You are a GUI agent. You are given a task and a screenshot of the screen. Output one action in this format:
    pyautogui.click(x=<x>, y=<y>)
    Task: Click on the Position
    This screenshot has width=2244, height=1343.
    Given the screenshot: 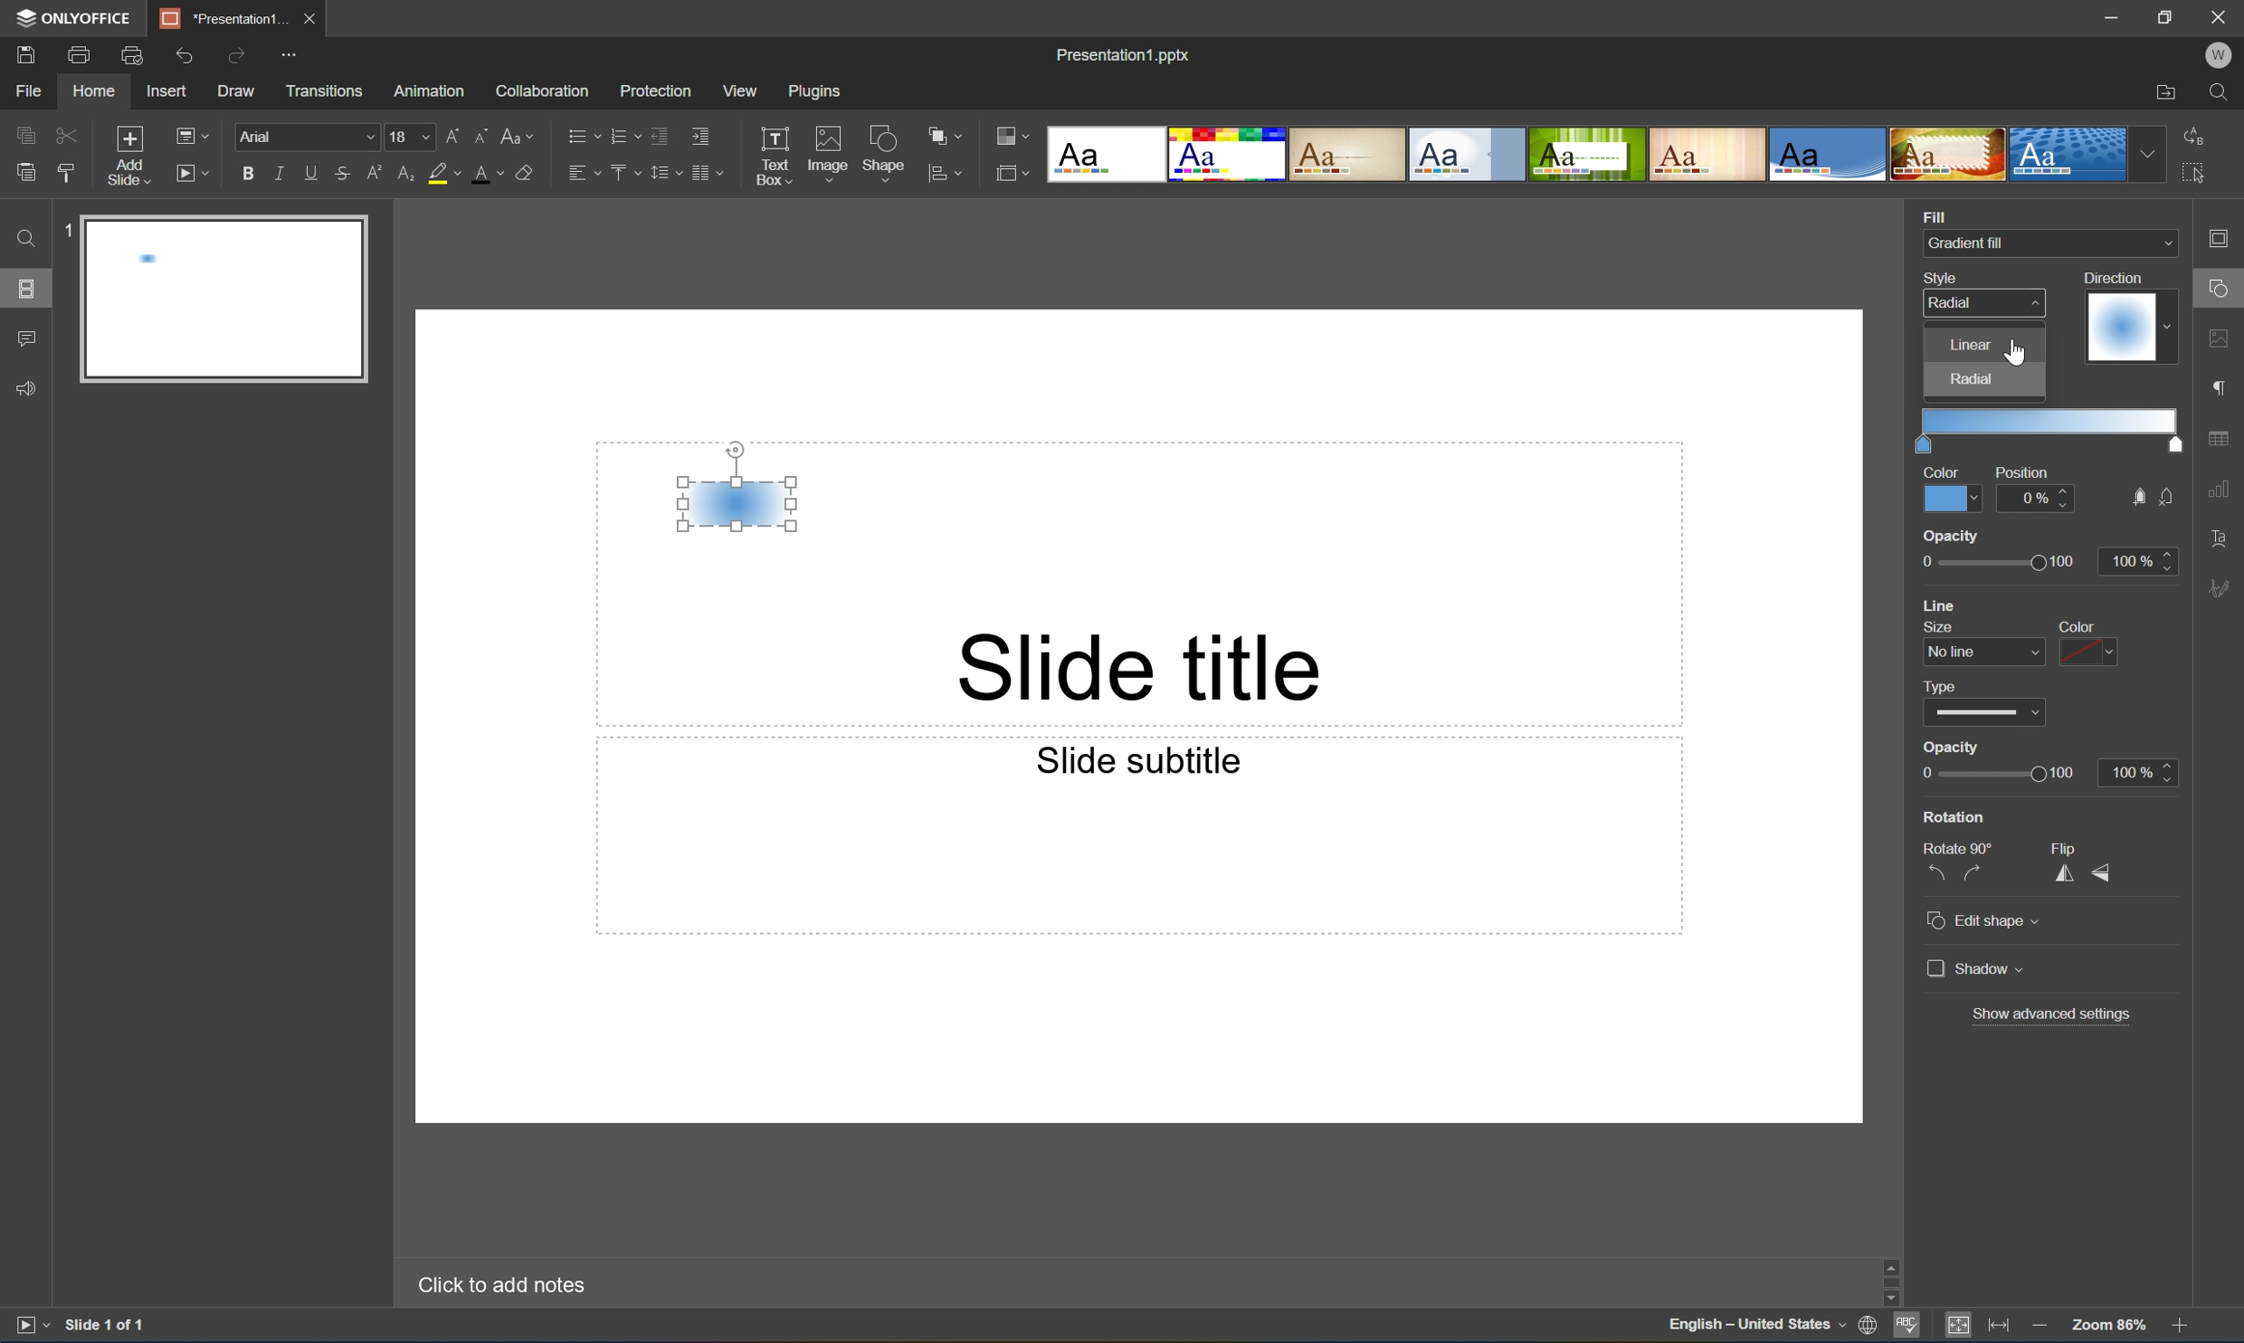 What is the action you would take?
    pyautogui.click(x=2020, y=472)
    